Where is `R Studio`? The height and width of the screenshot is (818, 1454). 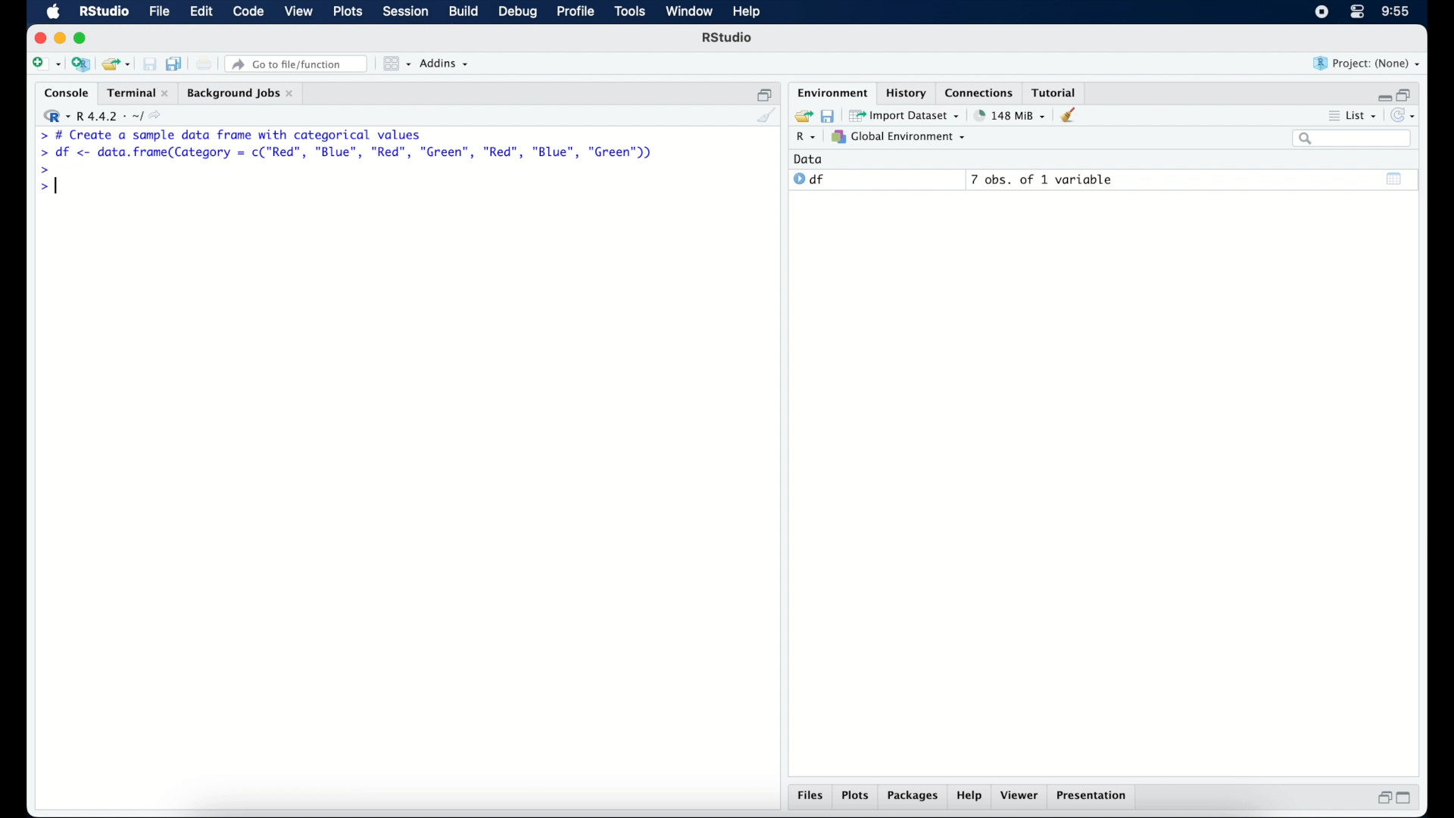 R Studio is located at coordinates (729, 38).